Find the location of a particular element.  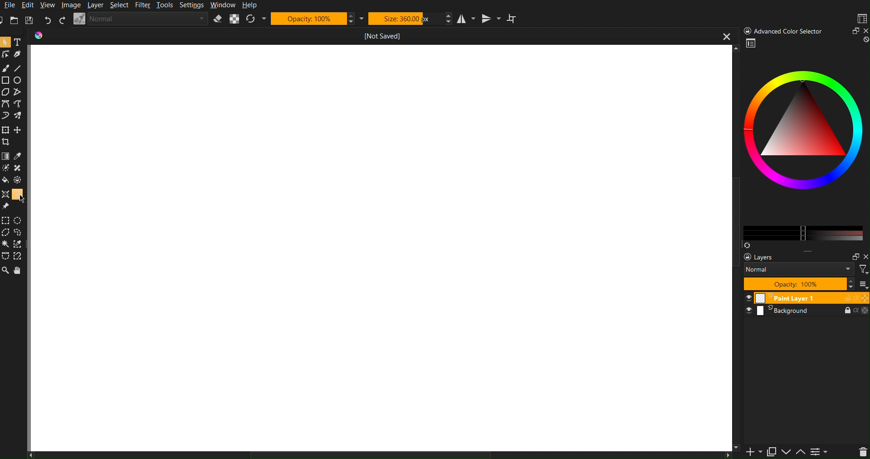

Background is located at coordinates (806, 311).